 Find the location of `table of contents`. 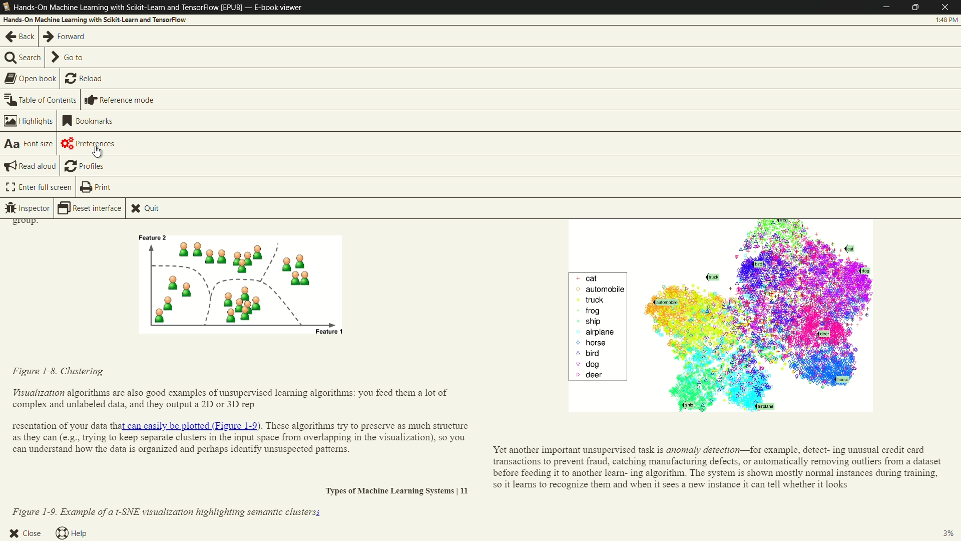

table of contents is located at coordinates (41, 100).